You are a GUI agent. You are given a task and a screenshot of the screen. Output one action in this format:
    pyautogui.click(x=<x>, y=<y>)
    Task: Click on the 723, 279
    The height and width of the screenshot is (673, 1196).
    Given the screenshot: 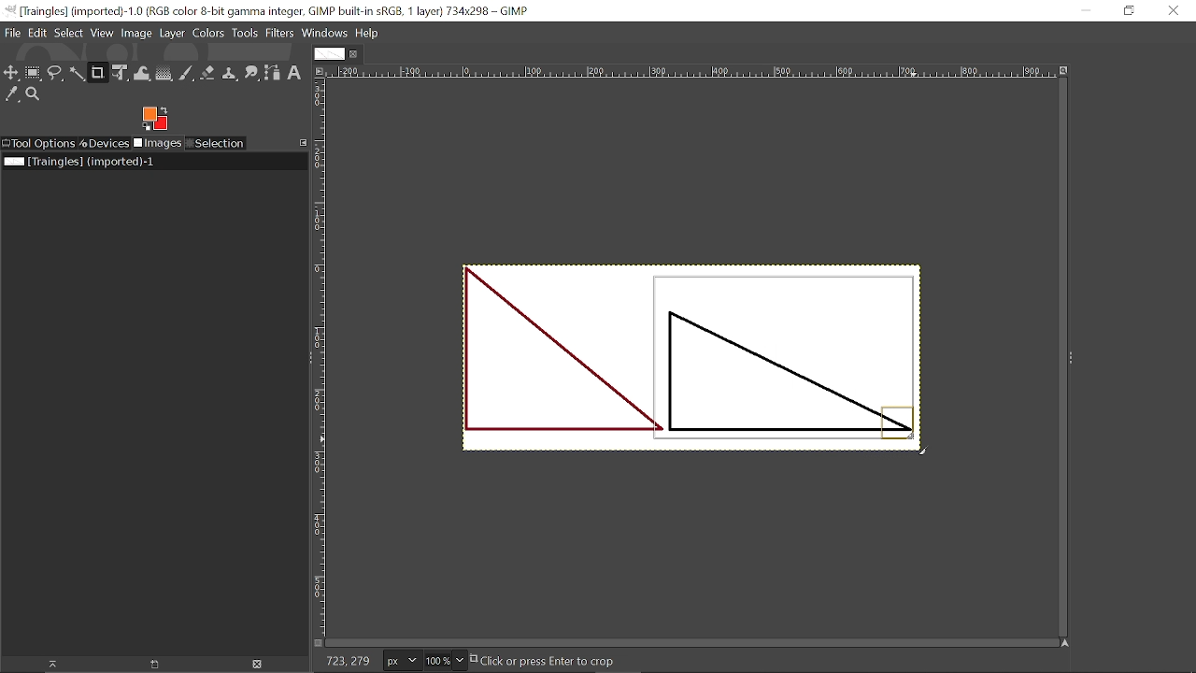 What is the action you would take?
    pyautogui.click(x=346, y=663)
    